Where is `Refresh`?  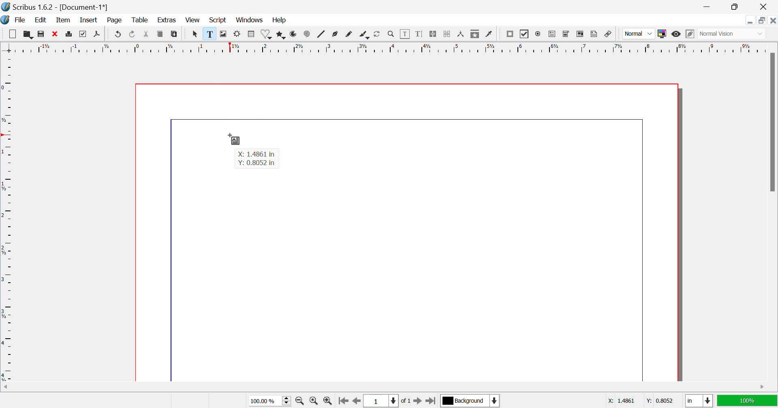
Refresh is located at coordinates (378, 35).